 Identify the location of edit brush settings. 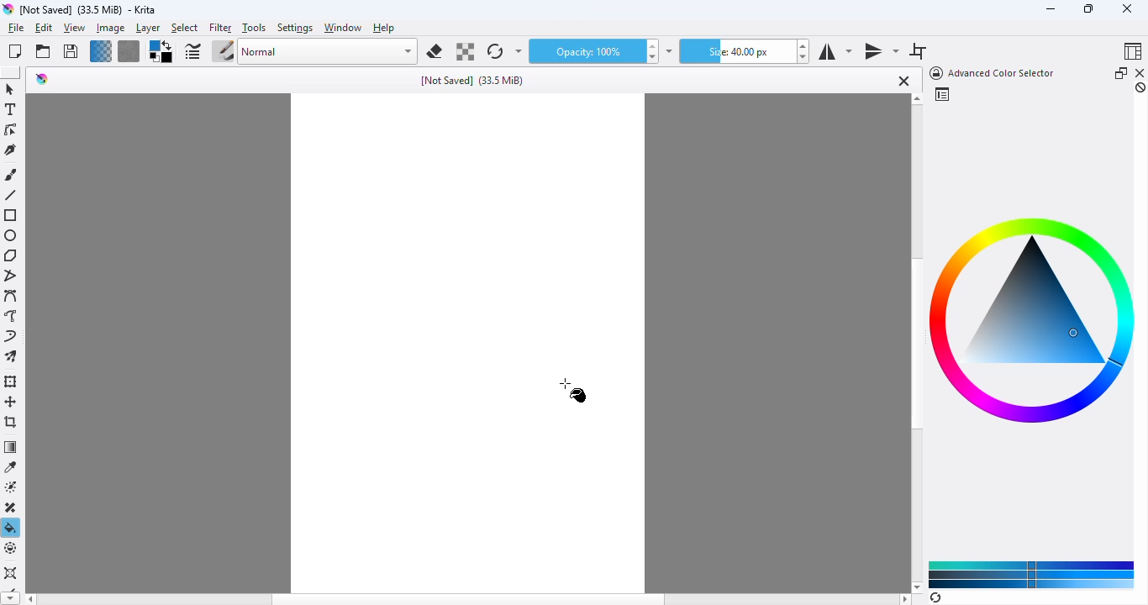
(192, 51).